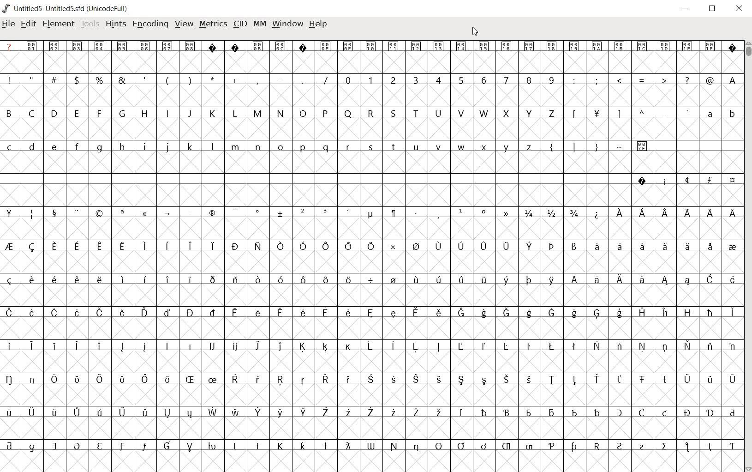  What do you see at coordinates (643, 282) in the screenshot?
I see `Symbol` at bounding box center [643, 282].